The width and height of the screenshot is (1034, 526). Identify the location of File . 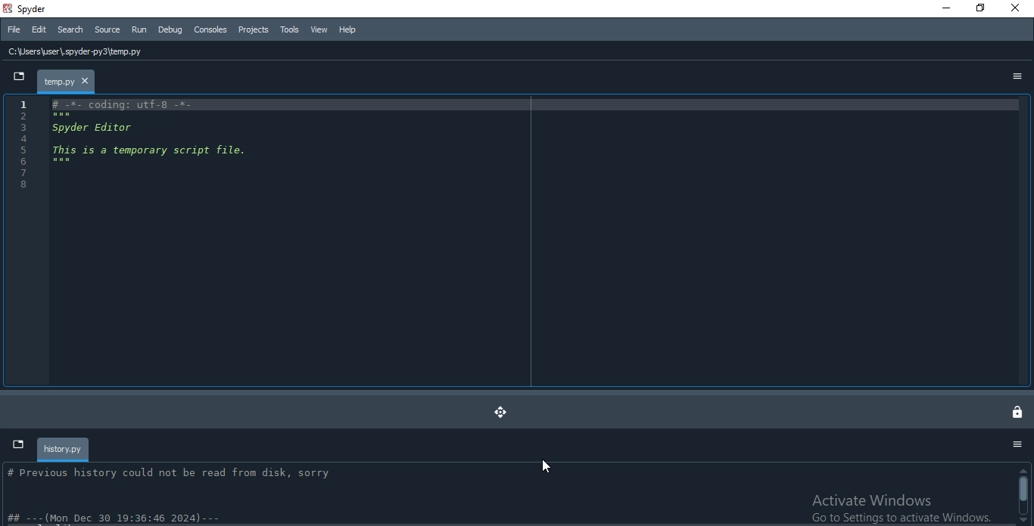
(14, 30).